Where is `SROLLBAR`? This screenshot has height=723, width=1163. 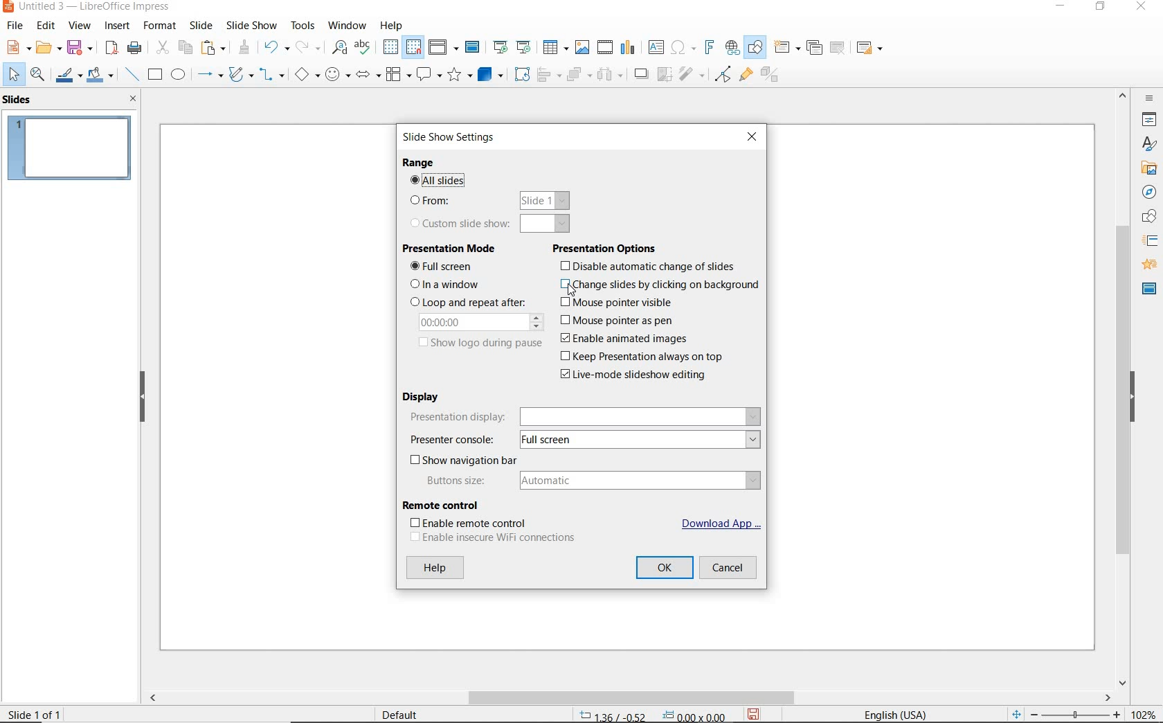
SROLLBAR is located at coordinates (1123, 390).